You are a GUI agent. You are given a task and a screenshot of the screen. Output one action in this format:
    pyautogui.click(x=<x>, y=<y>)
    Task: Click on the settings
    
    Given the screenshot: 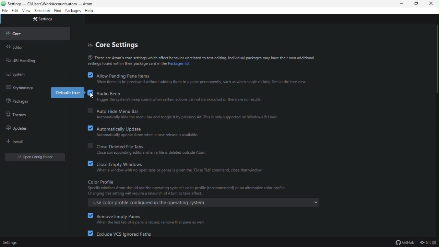 What is the action you would take?
    pyautogui.click(x=12, y=240)
    